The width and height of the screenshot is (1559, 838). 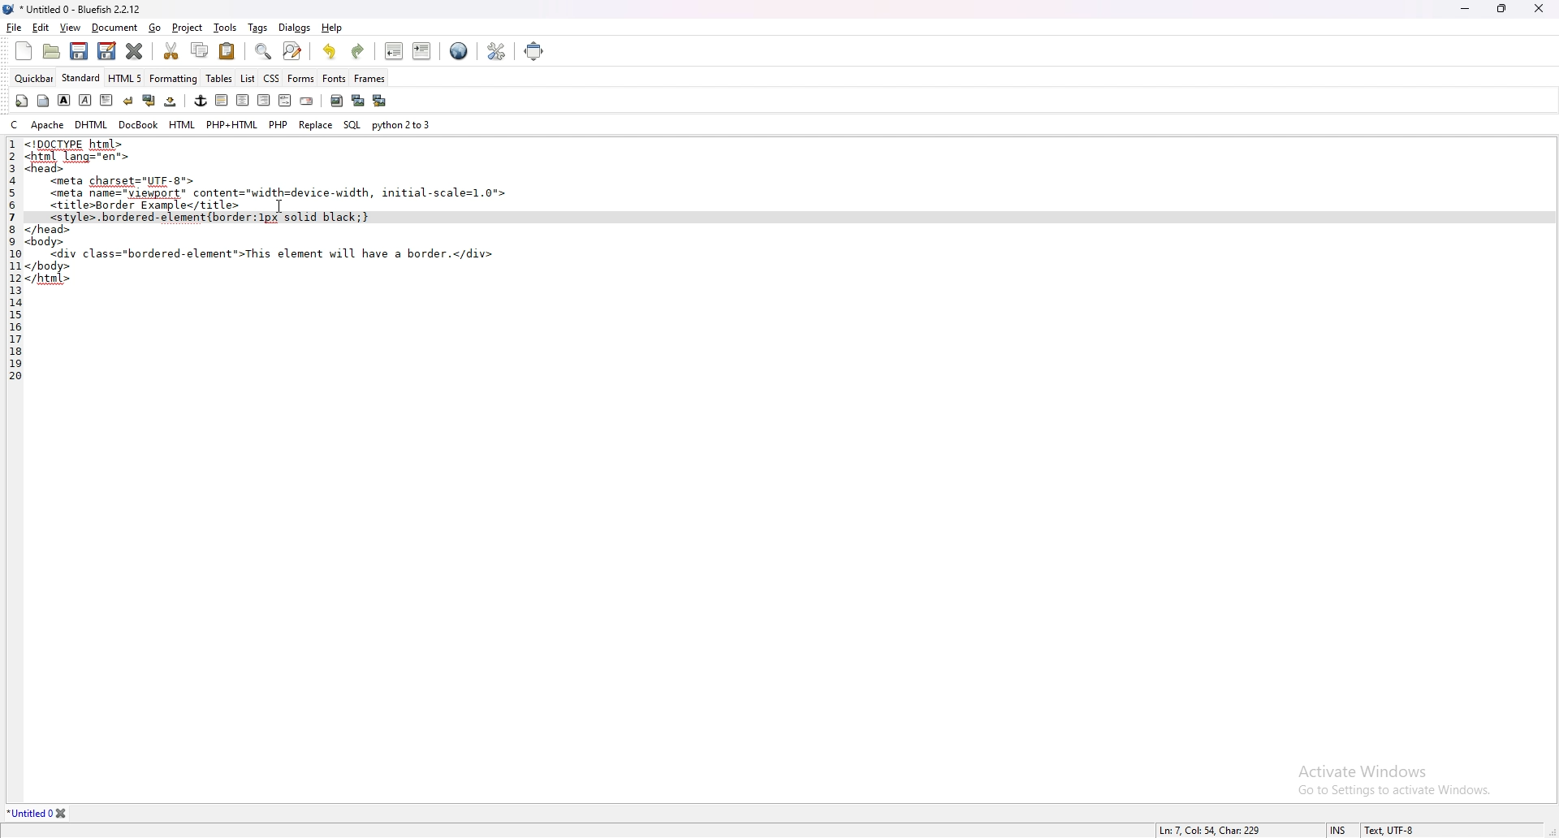 I want to click on *Untitled 0, so click(x=39, y=814).